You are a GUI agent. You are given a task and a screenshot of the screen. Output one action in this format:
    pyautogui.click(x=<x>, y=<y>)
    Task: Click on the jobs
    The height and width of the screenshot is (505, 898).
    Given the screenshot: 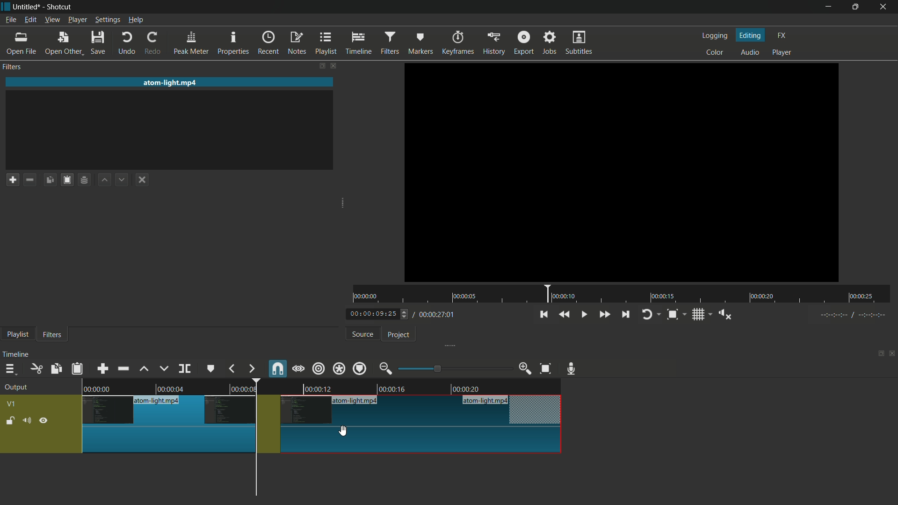 What is the action you would take?
    pyautogui.click(x=550, y=42)
    